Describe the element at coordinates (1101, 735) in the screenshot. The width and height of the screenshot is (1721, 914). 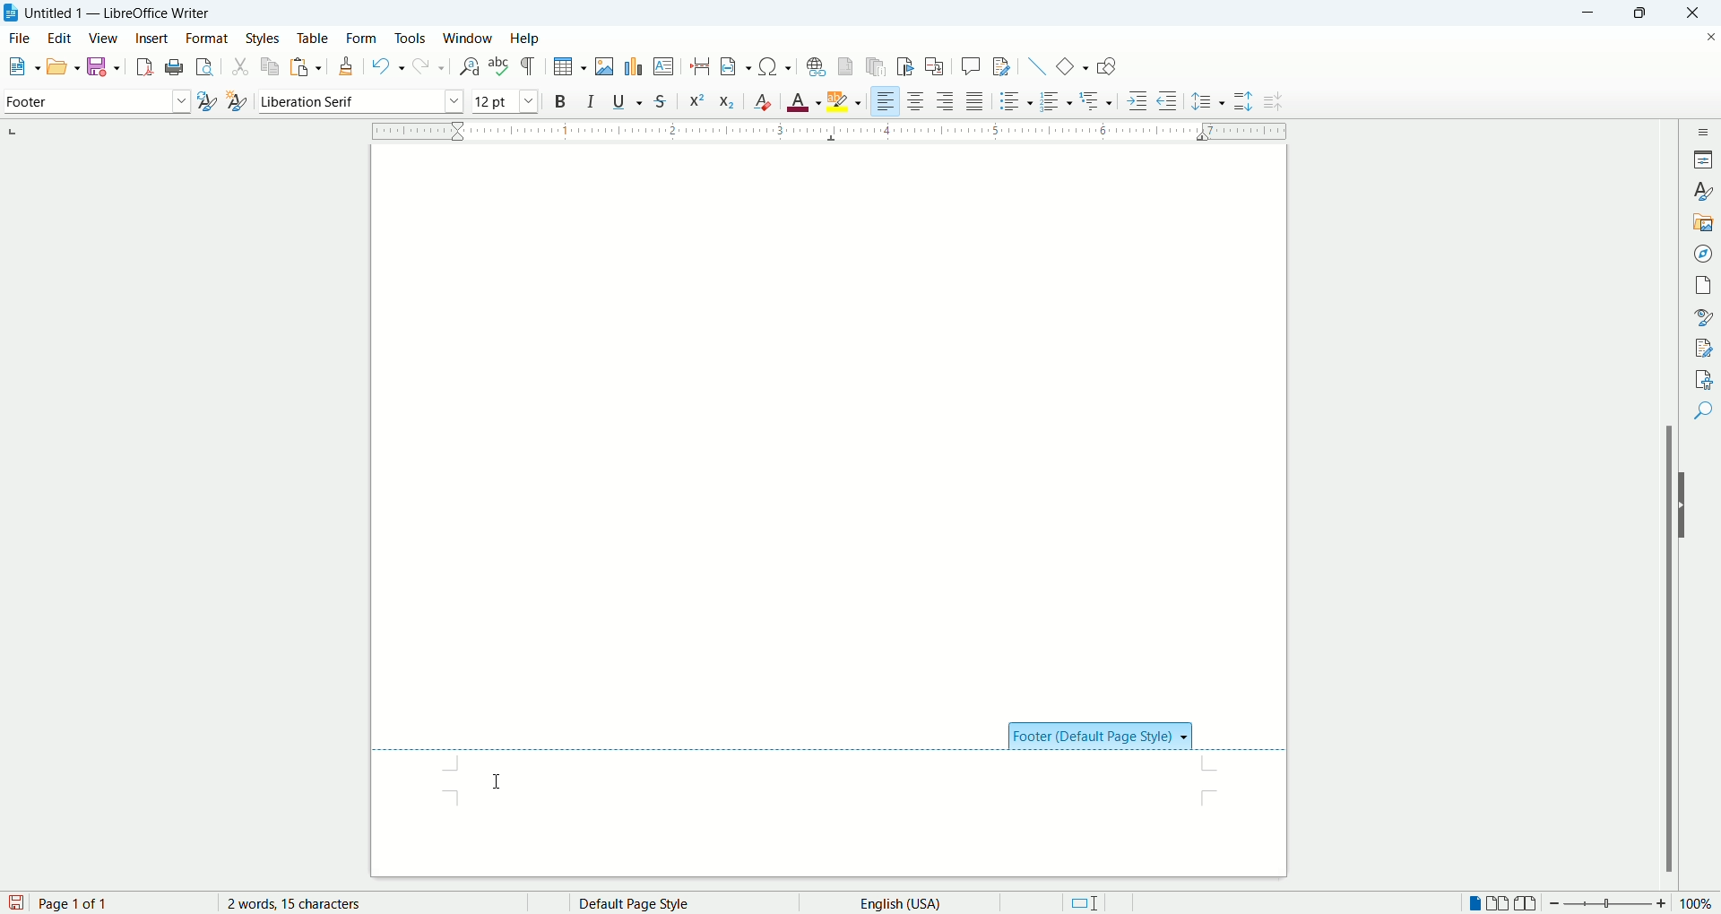
I see `footer style` at that location.